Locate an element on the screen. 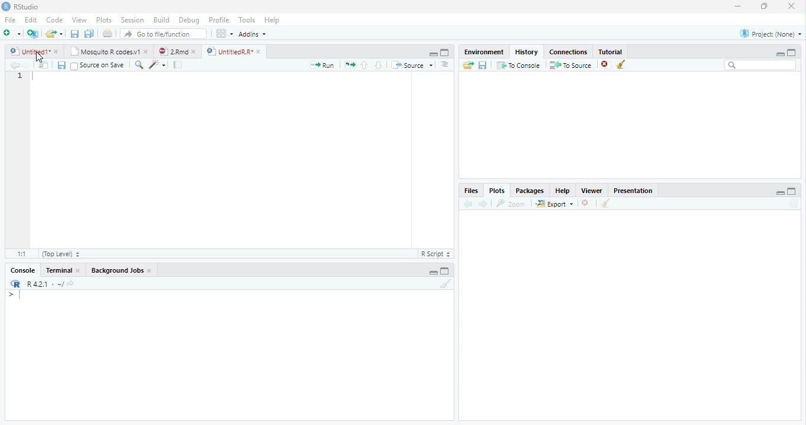 The width and height of the screenshot is (806, 425). Back is located at coordinates (467, 204).